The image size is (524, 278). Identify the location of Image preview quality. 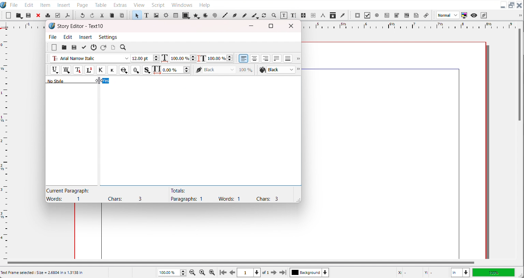
(448, 15).